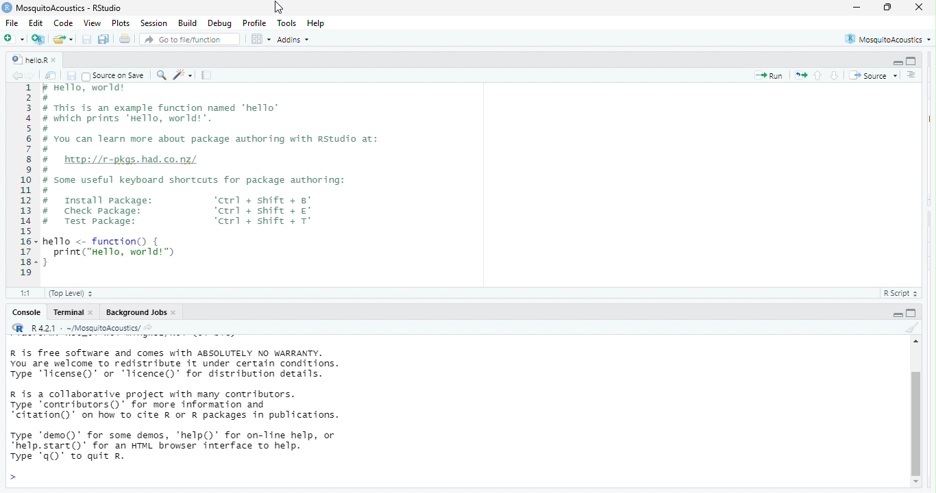 The width and height of the screenshot is (936, 493). What do you see at coordinates (857, 8) in the screenshot?
I see `minimize` at bounding box center [857, 8].